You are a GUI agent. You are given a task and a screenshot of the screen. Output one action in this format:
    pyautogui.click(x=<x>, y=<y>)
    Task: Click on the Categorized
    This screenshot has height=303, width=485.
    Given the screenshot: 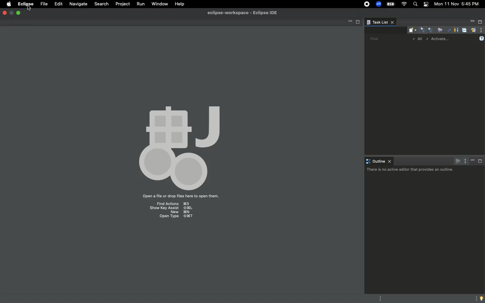 What is the action you would take?
    pyautogui.click(x=423, y=30)
    